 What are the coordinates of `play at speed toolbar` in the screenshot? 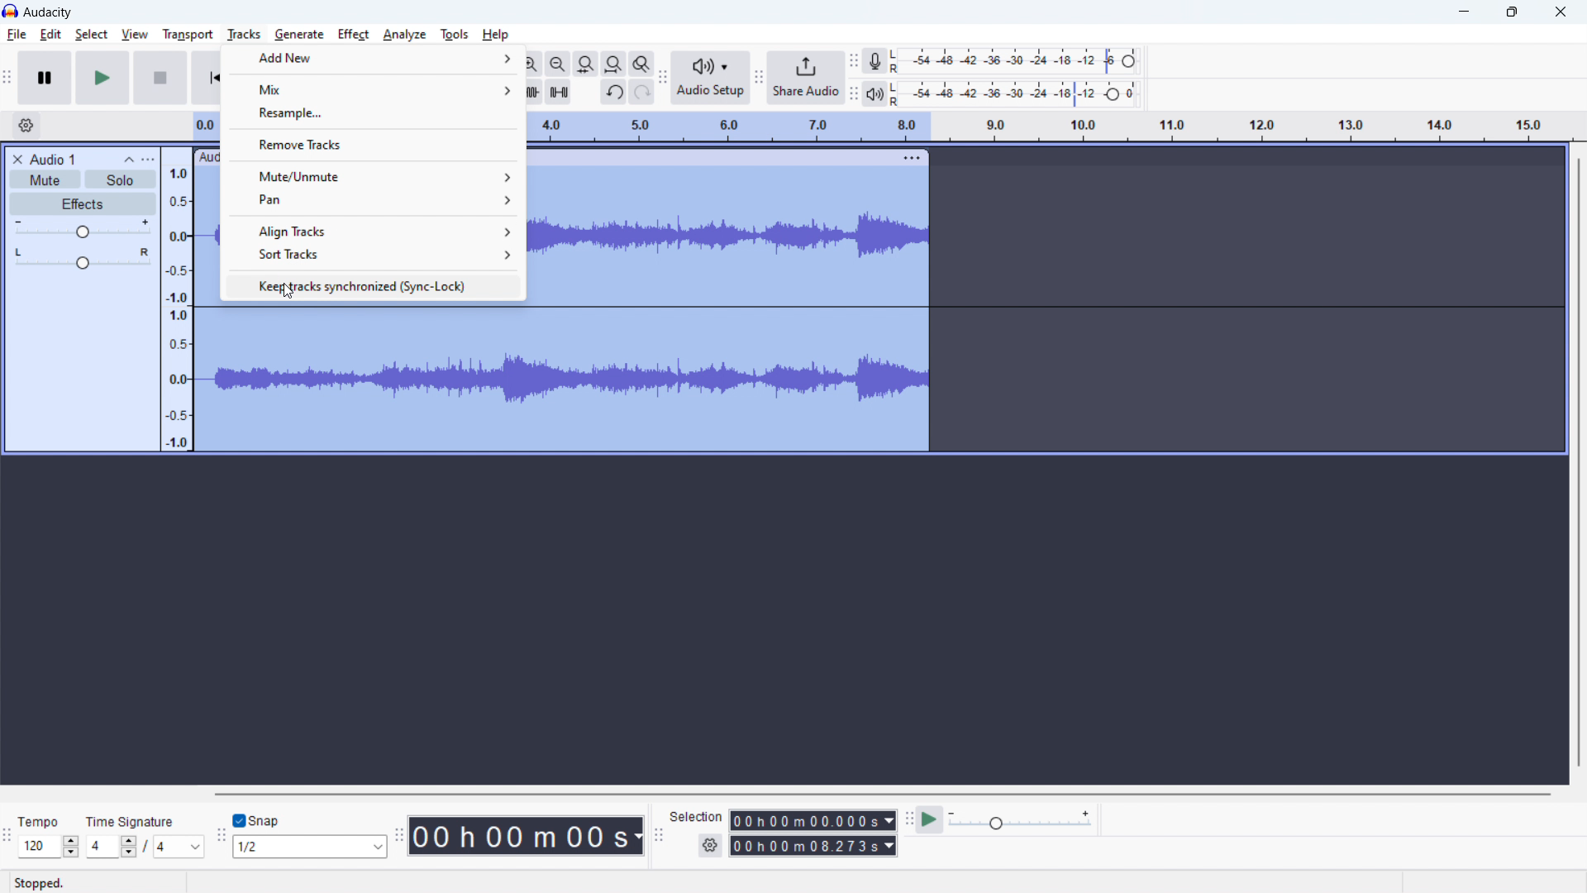 It's located at (908, 819).